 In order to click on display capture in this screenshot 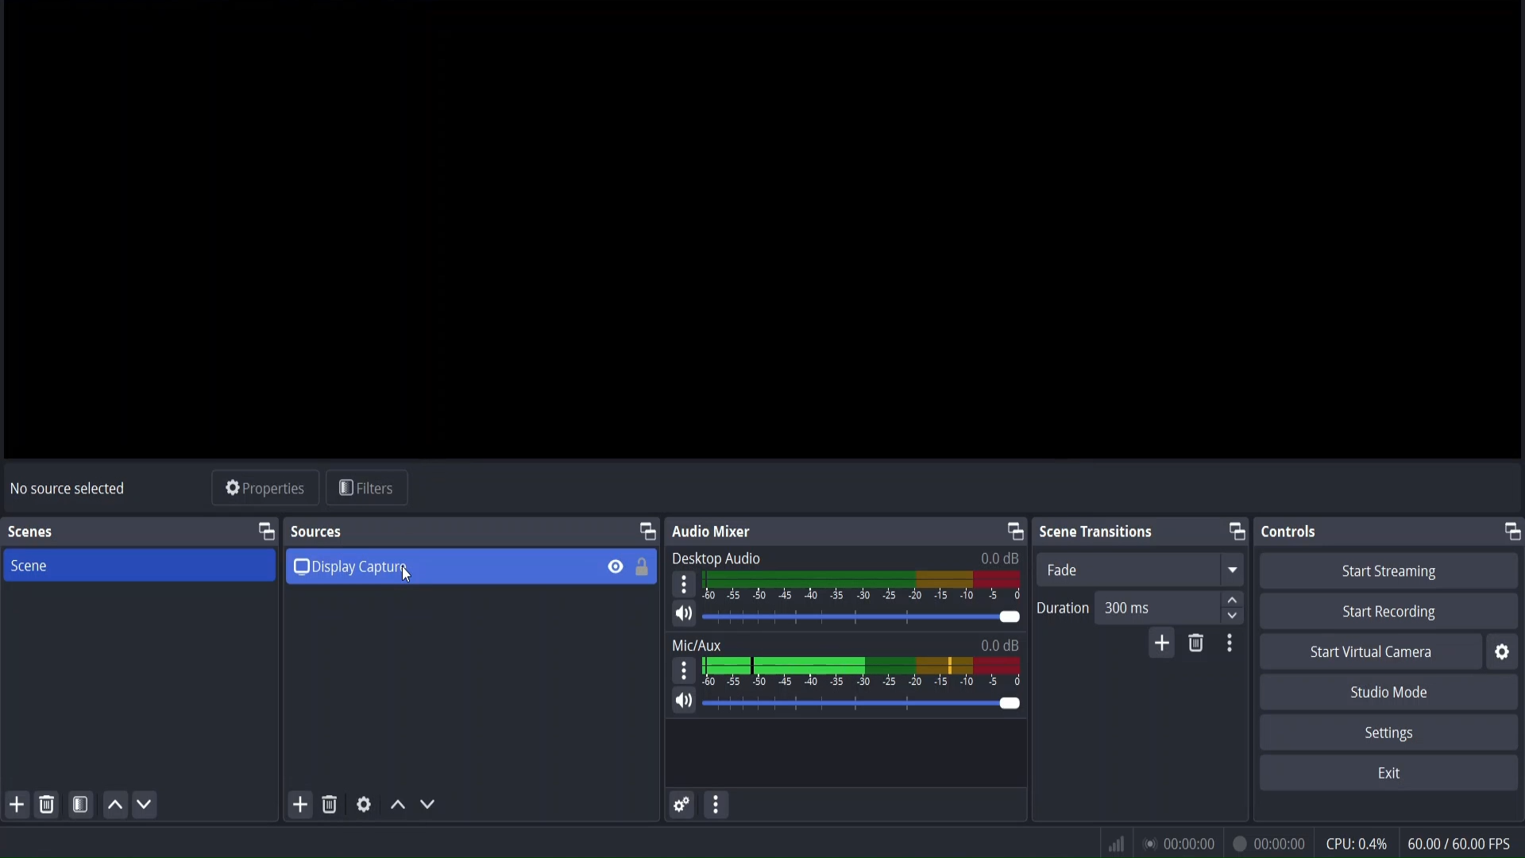, I will do `click(351, 567)`.